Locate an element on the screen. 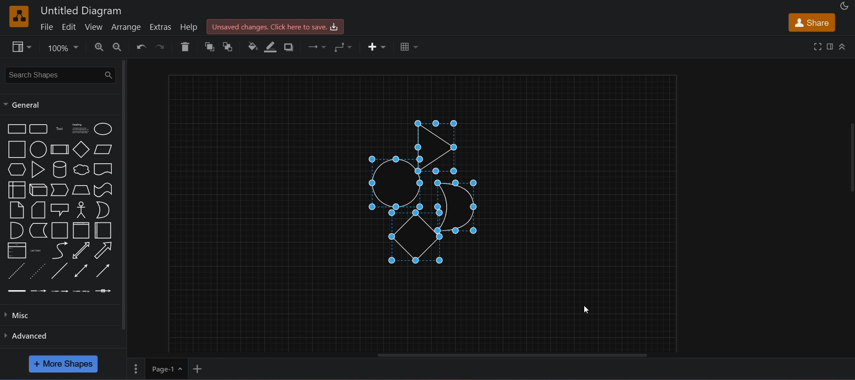 The image size is (855, 380). process is located at coordinates (59, 149).